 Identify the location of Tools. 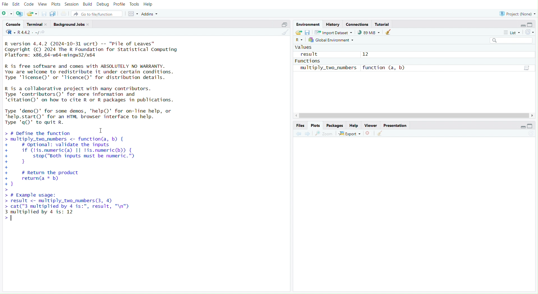
(133, 4).